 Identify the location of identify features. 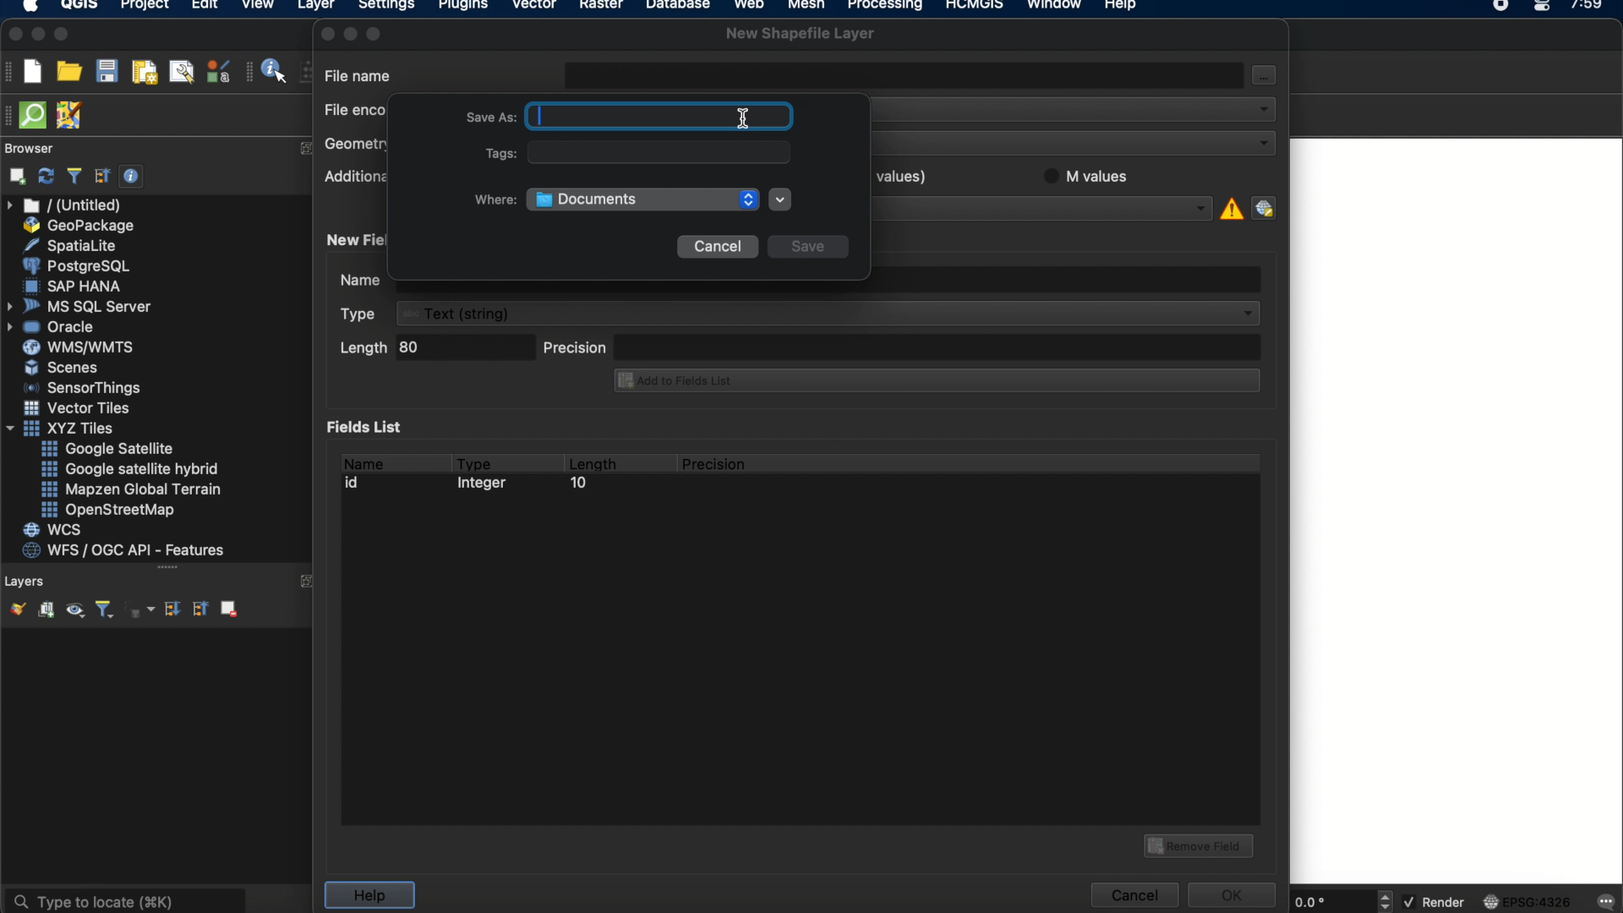
(268, 71).